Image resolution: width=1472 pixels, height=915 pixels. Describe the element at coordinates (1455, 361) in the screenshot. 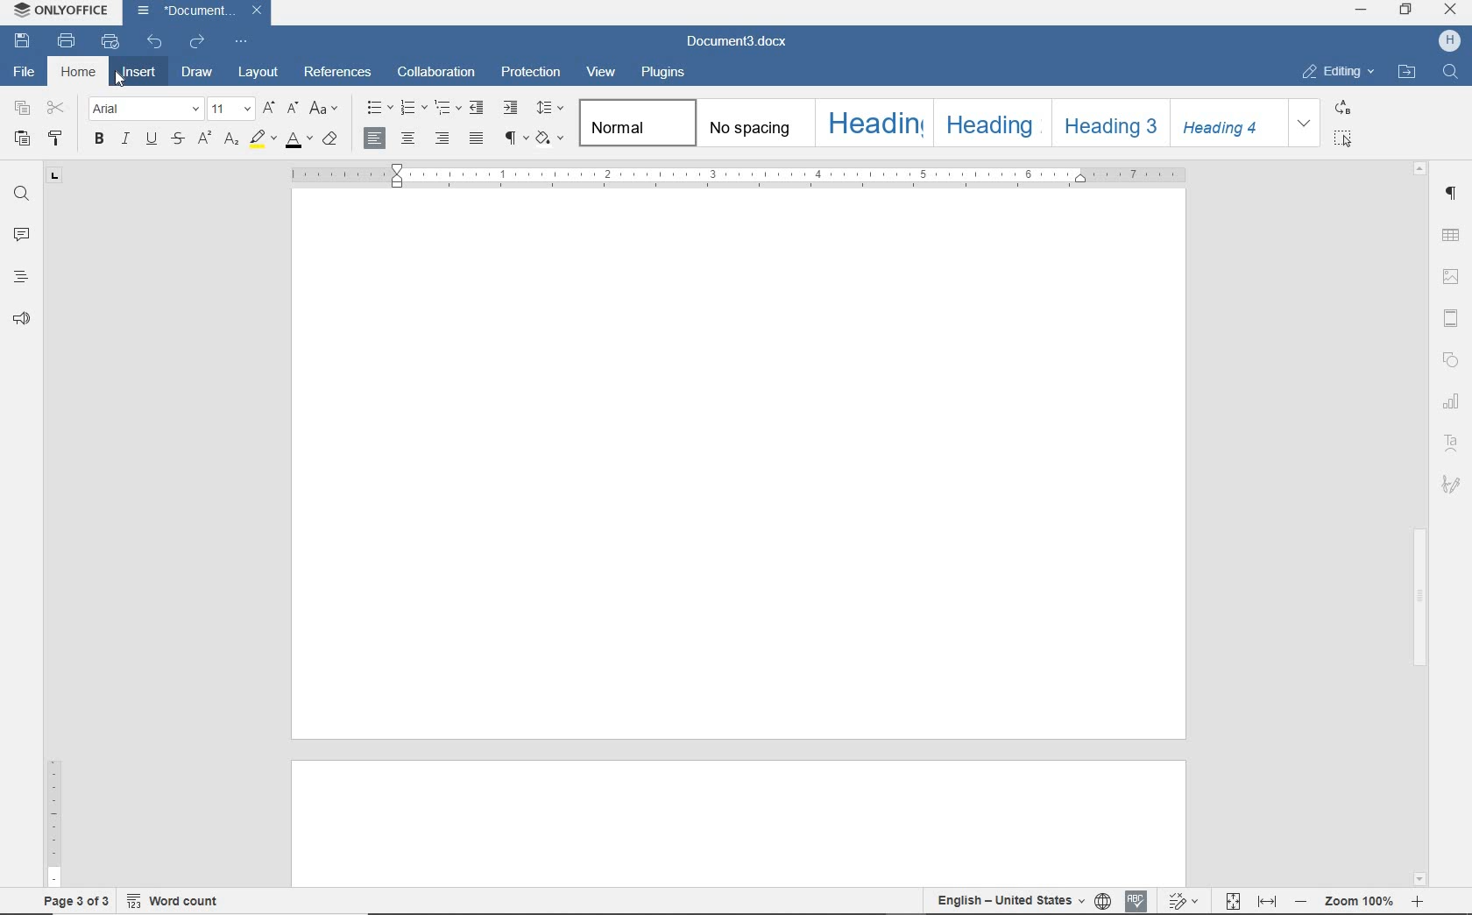

I see `Shapes` at that location.